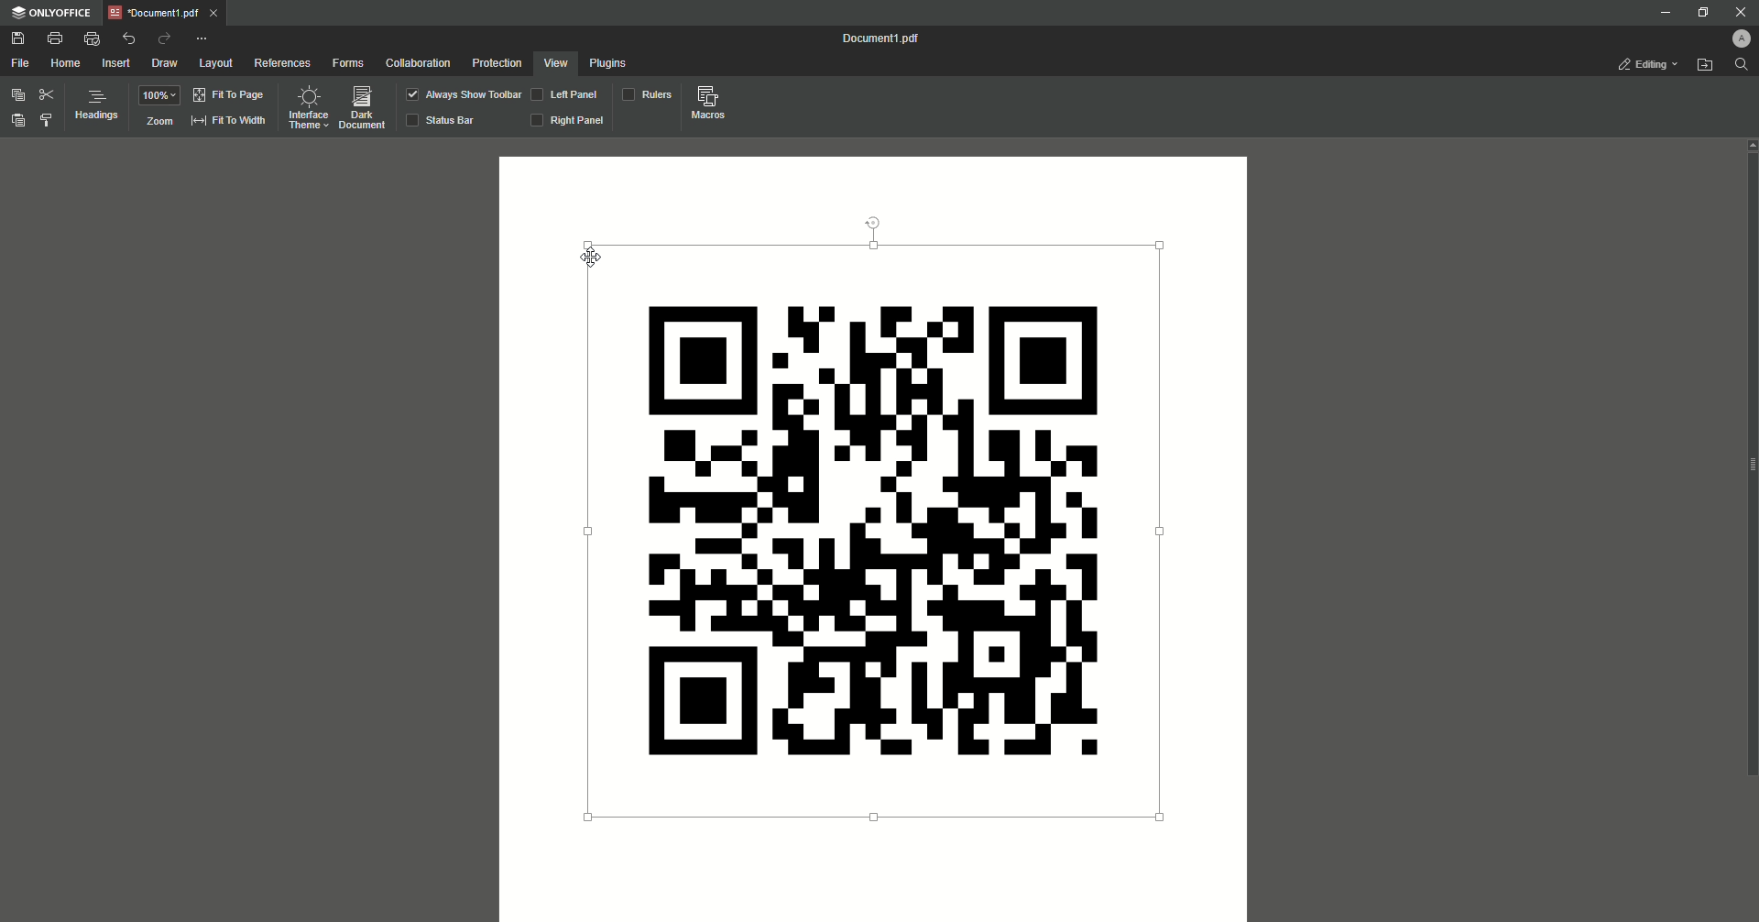 This screenshot has width=1759, height=922. I want to click on Home, so click(70, 63).